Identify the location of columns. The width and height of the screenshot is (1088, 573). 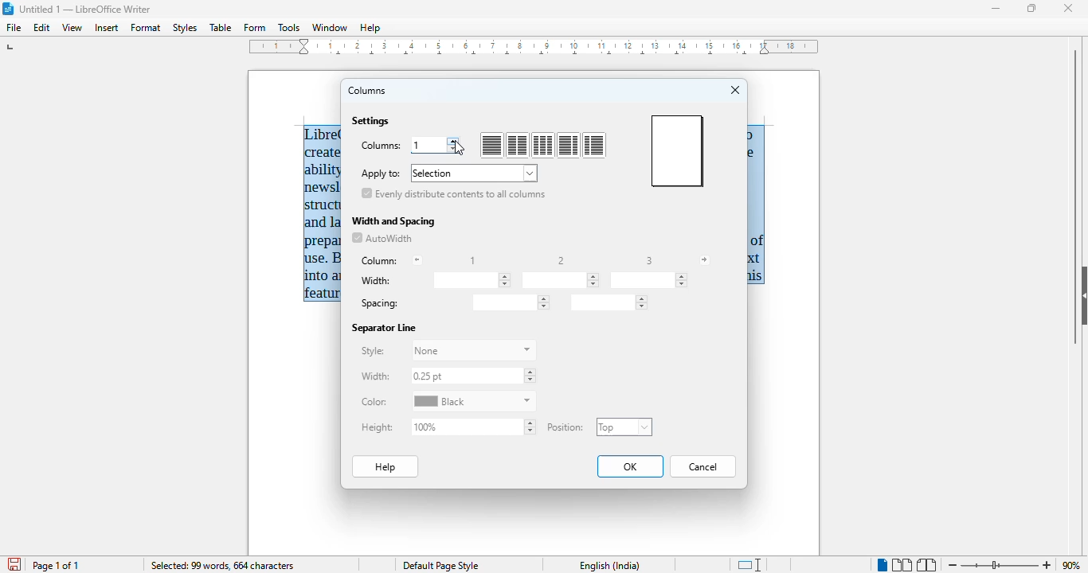
(368, 91).